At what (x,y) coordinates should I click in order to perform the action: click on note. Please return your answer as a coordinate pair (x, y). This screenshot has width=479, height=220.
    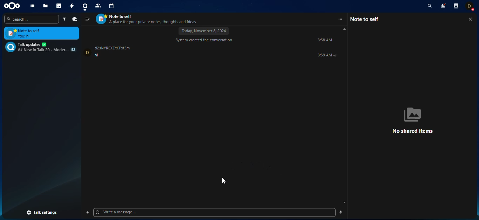
    Looking at the image, I should click on (367, 19).